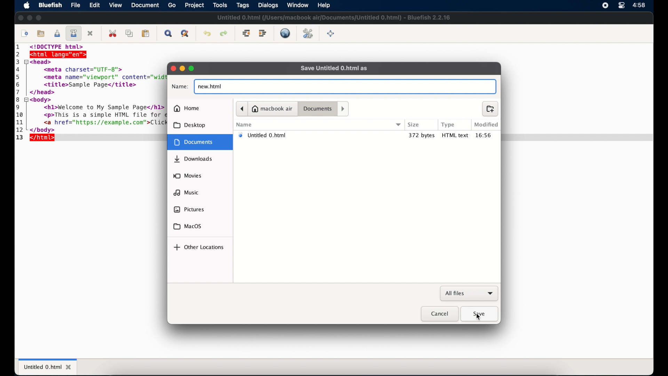 The height and width of the screenshot is (376, 668). Describe the element at coordinates (26, 6) in the screenshot. I see `apple icon` at that location.